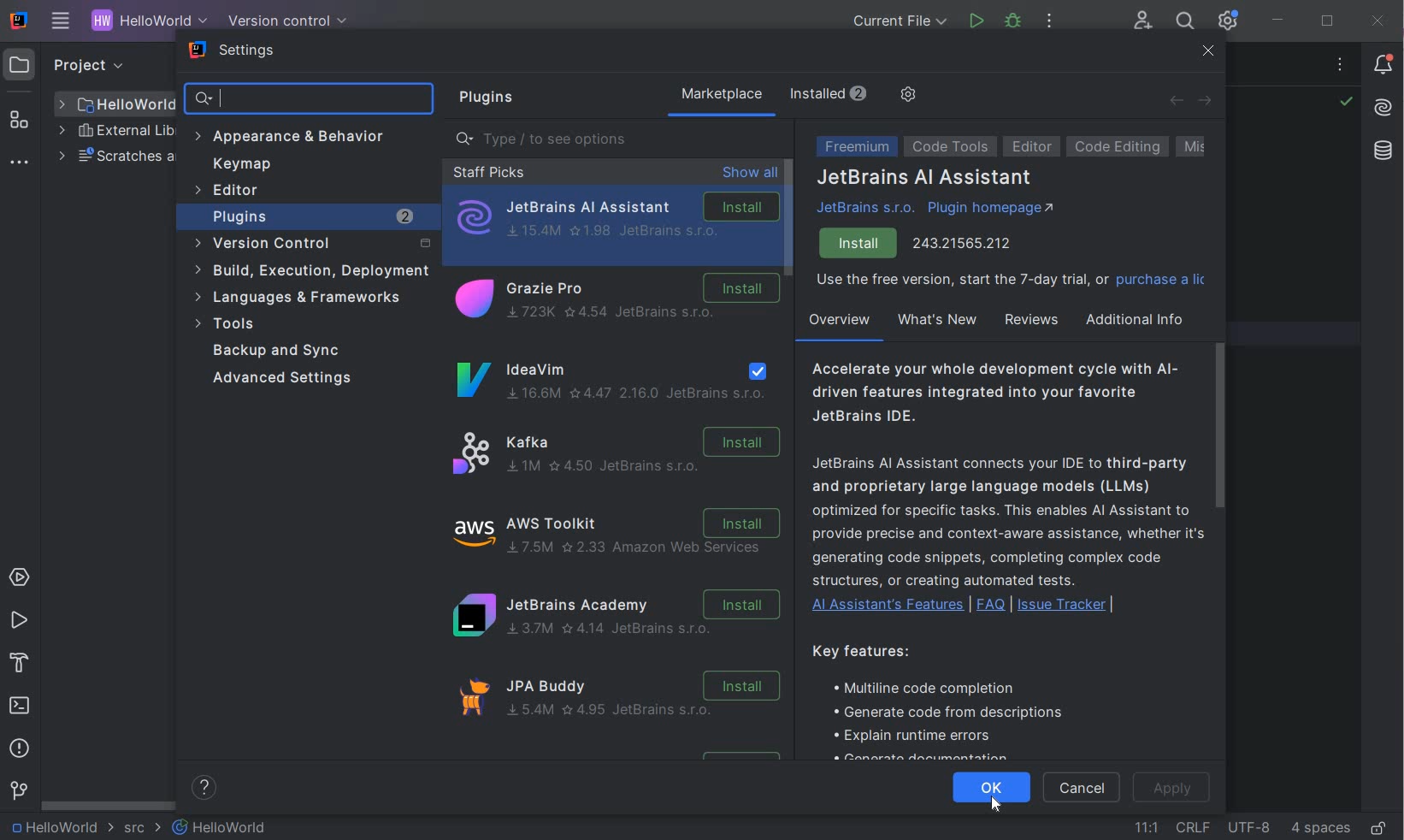 The height and width of the screenshot is (840, 1404). What do you see at coordinates (303, 324) in the screenshot?
I see `tools` at bounding box center [303, 324].